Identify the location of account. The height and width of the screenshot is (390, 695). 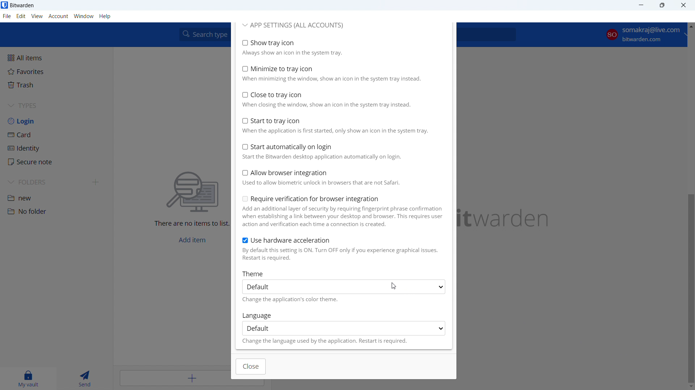
(58, 17).